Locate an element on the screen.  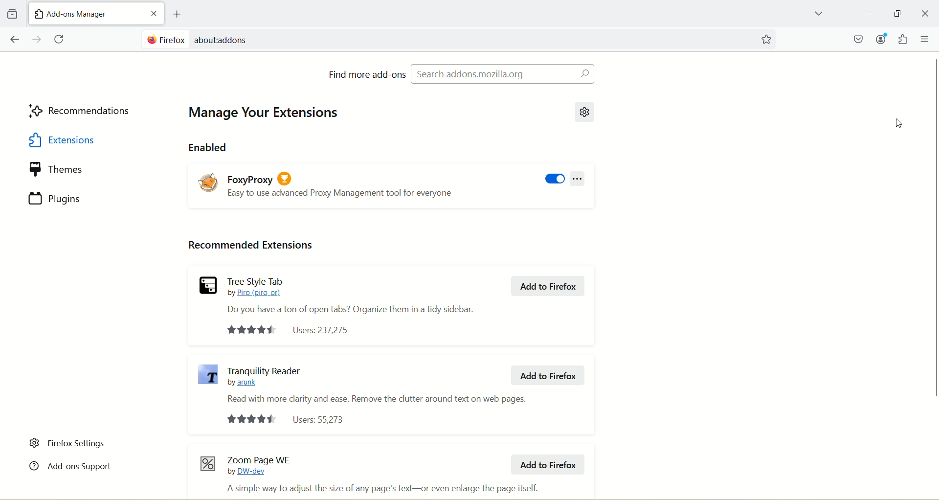
Move Forwards is located at coordinates (38, 39).